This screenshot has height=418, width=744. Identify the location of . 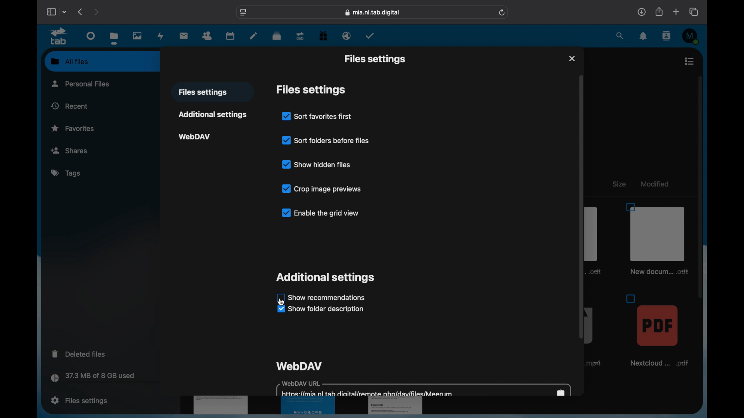
(701, 177).